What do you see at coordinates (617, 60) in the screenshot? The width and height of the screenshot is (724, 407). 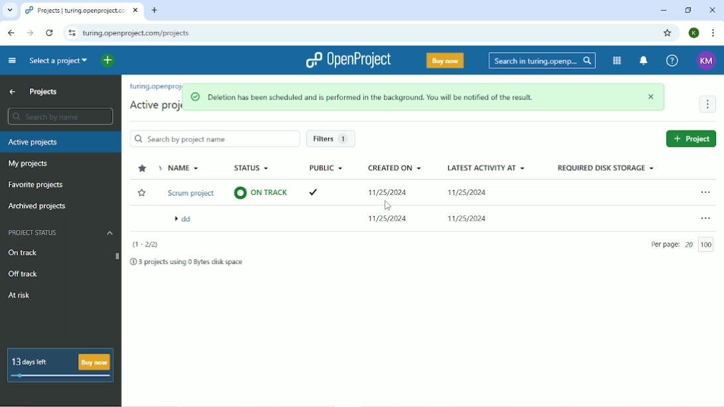 I see `Modules` at bounding box center [617, 60].